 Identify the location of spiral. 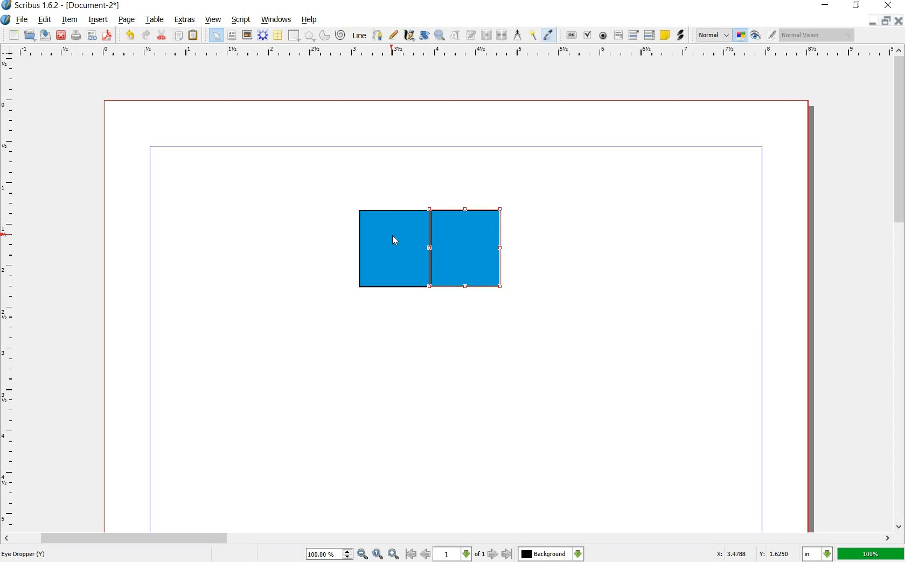
(340, 34).